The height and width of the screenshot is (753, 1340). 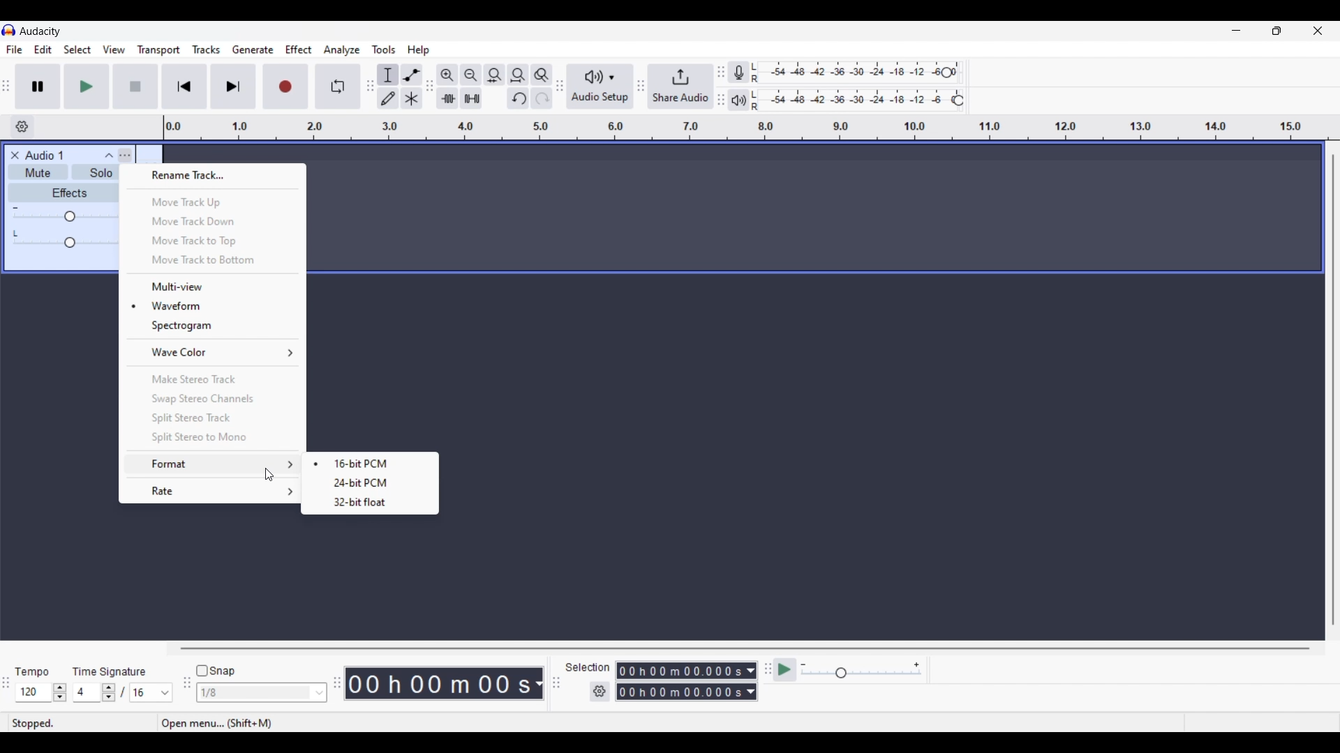 I want to click on Enable looping, so click(x=338, y=86).